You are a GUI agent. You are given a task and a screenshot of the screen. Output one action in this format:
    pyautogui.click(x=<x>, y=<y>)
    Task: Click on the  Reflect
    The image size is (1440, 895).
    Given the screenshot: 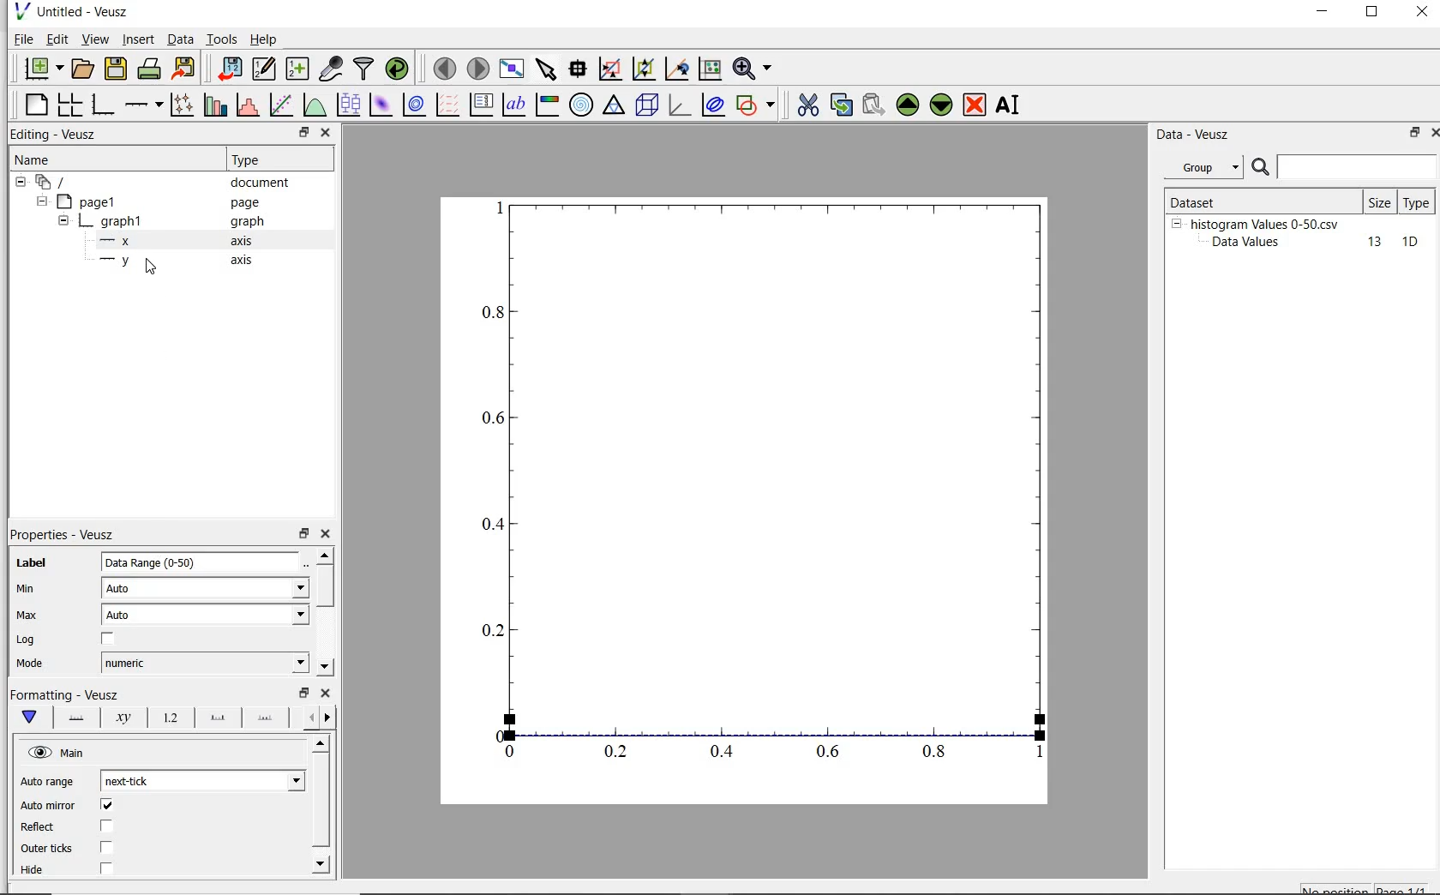 What is the action you would take?
    pyautogui.click(x=40, y=827)
    